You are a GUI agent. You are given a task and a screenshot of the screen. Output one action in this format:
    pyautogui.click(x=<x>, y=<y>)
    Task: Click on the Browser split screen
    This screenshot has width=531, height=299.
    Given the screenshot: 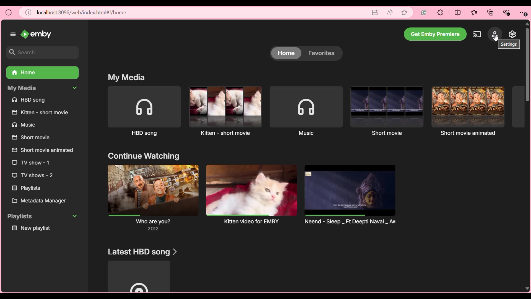 What is the action you would take?
    pyautogui.click(x=458, y=12)
    